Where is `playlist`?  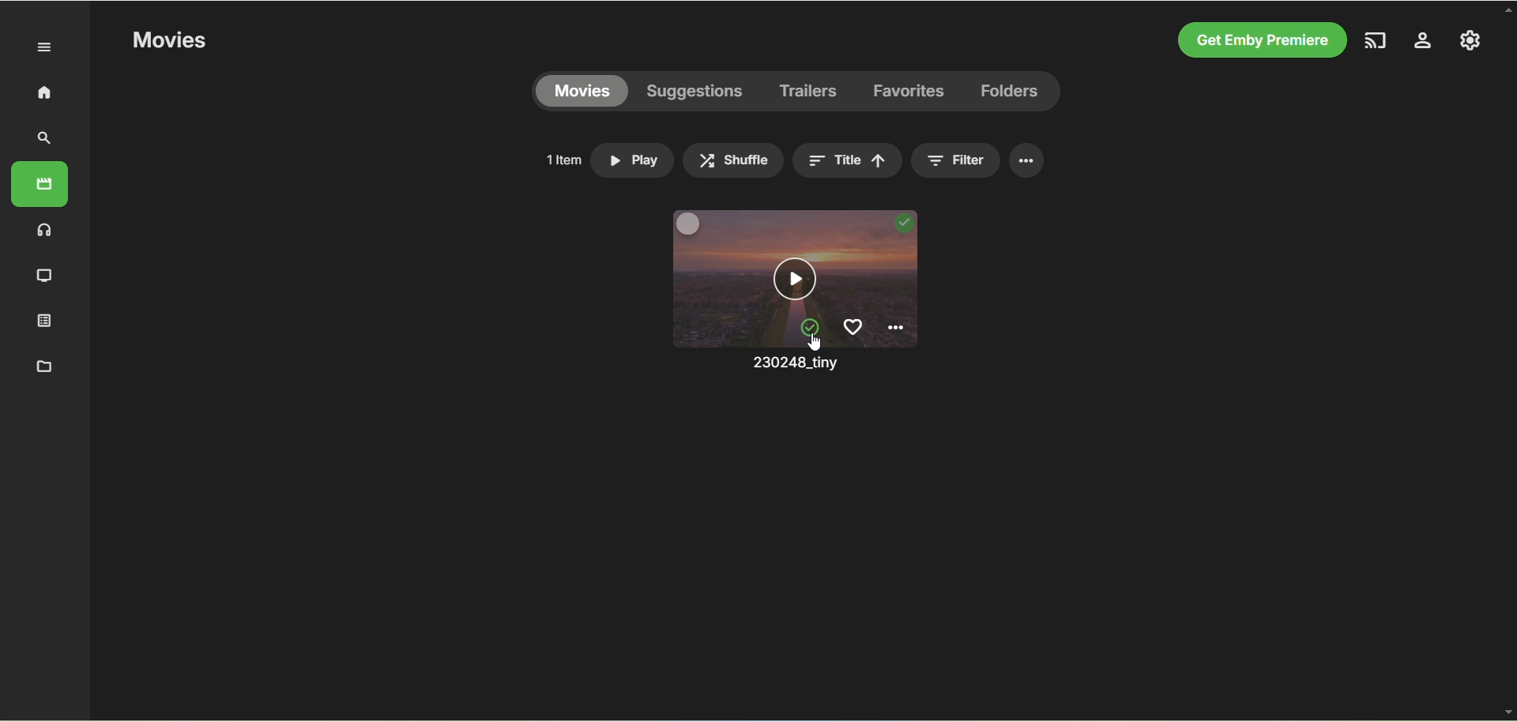
playlist is located at coordinates (41, 322).